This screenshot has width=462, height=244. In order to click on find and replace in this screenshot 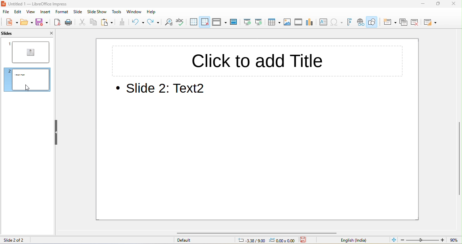, I will do `click(170, 23)`.